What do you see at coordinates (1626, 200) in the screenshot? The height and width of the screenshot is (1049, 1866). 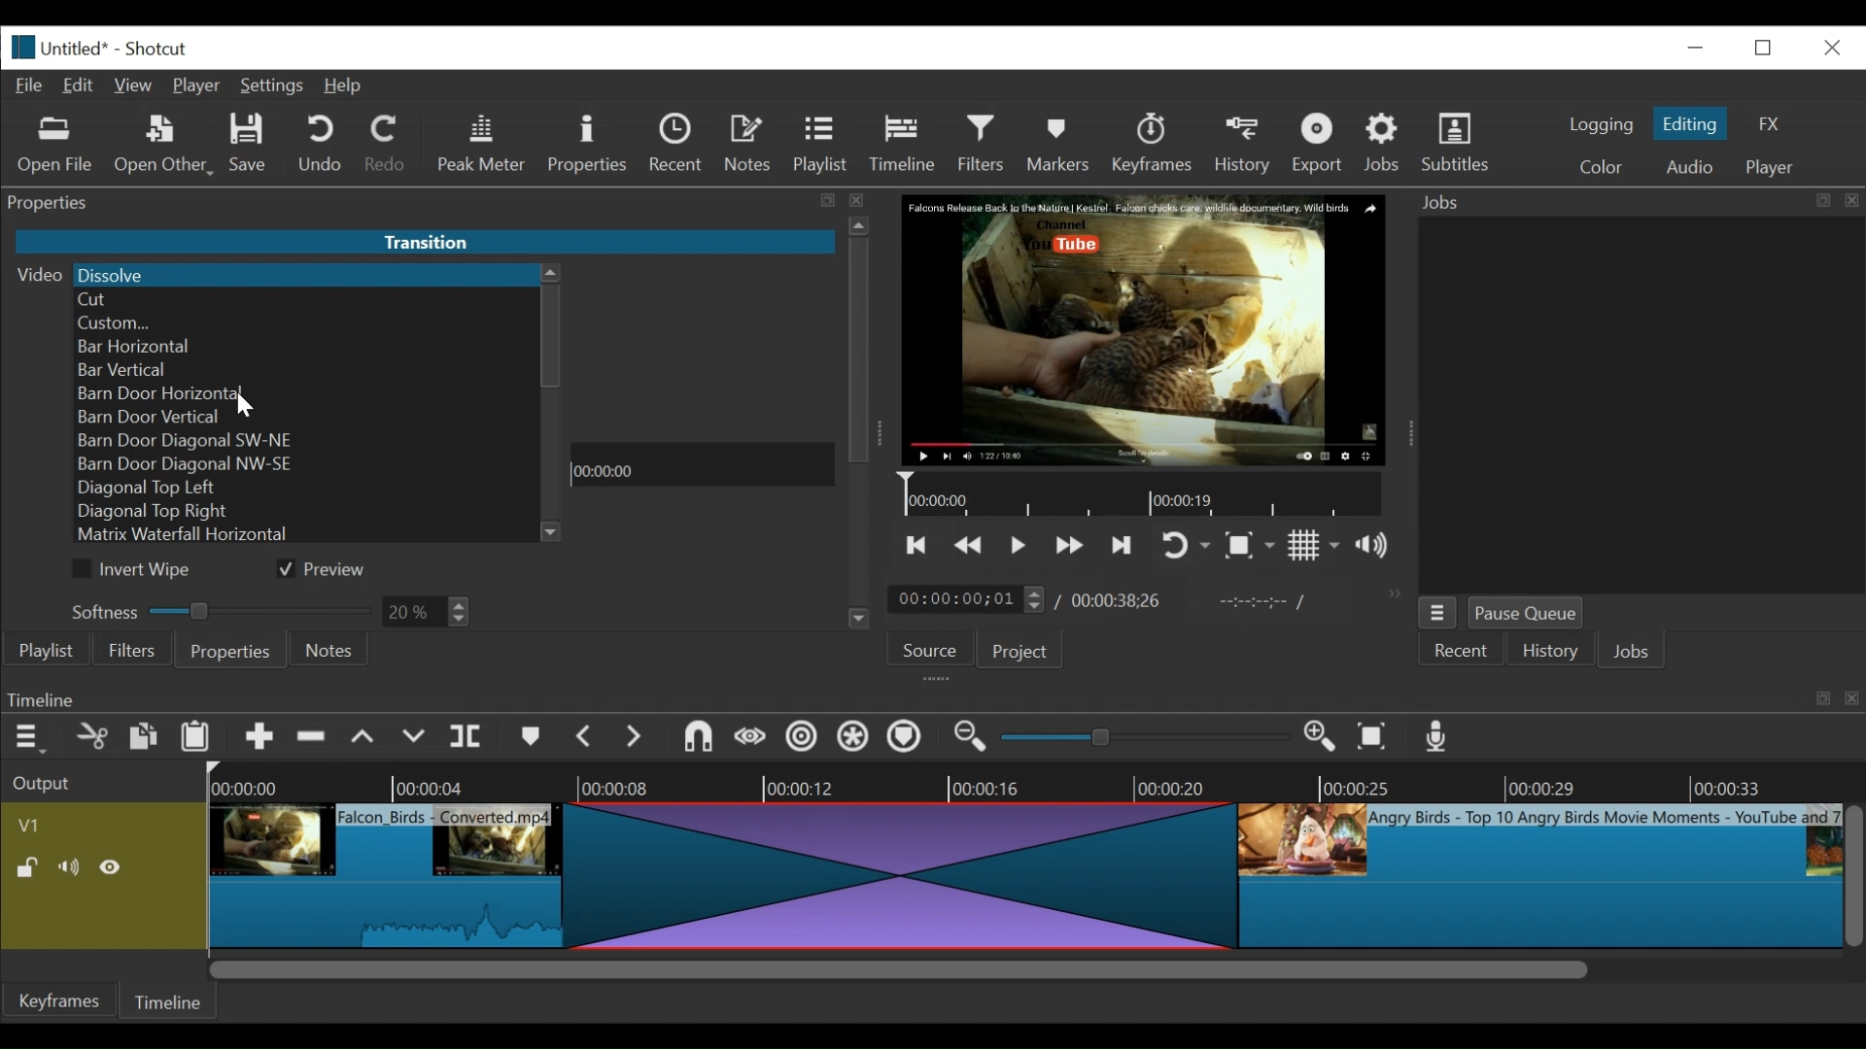 I see `Jobs menu` at bounding box center [1626, 200].